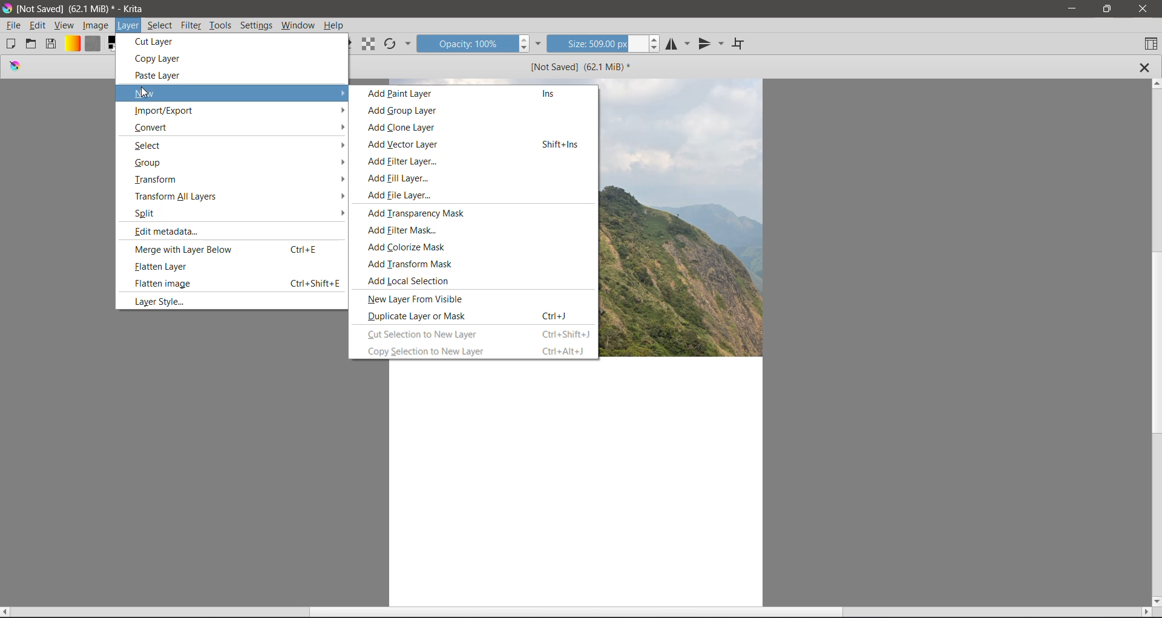  Describe the element at coordinates (83, 8) in the screenshot. I see `Application Name` at that location.